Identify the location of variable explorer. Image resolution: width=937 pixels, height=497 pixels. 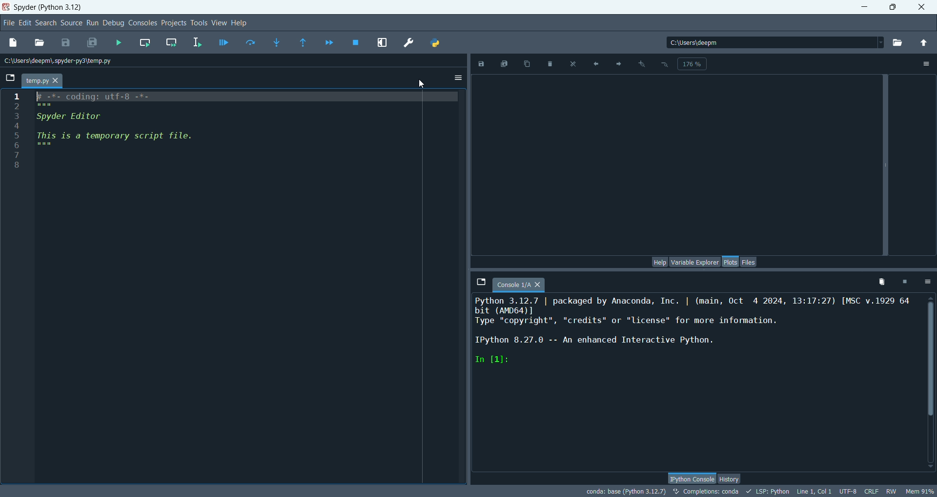
(693, 262).